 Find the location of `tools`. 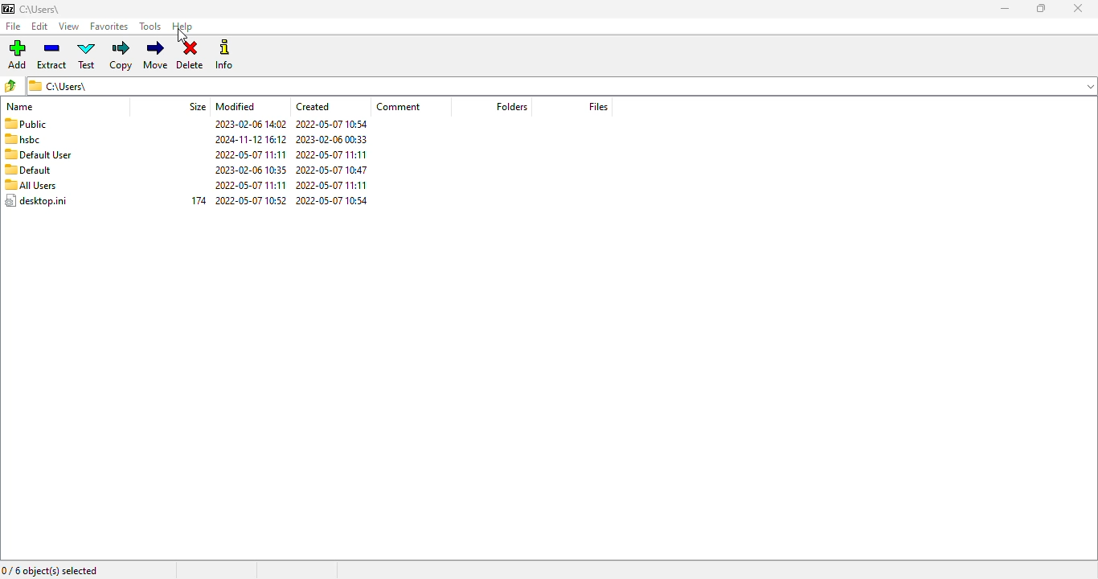

tools is located at coordinates (150, 27).